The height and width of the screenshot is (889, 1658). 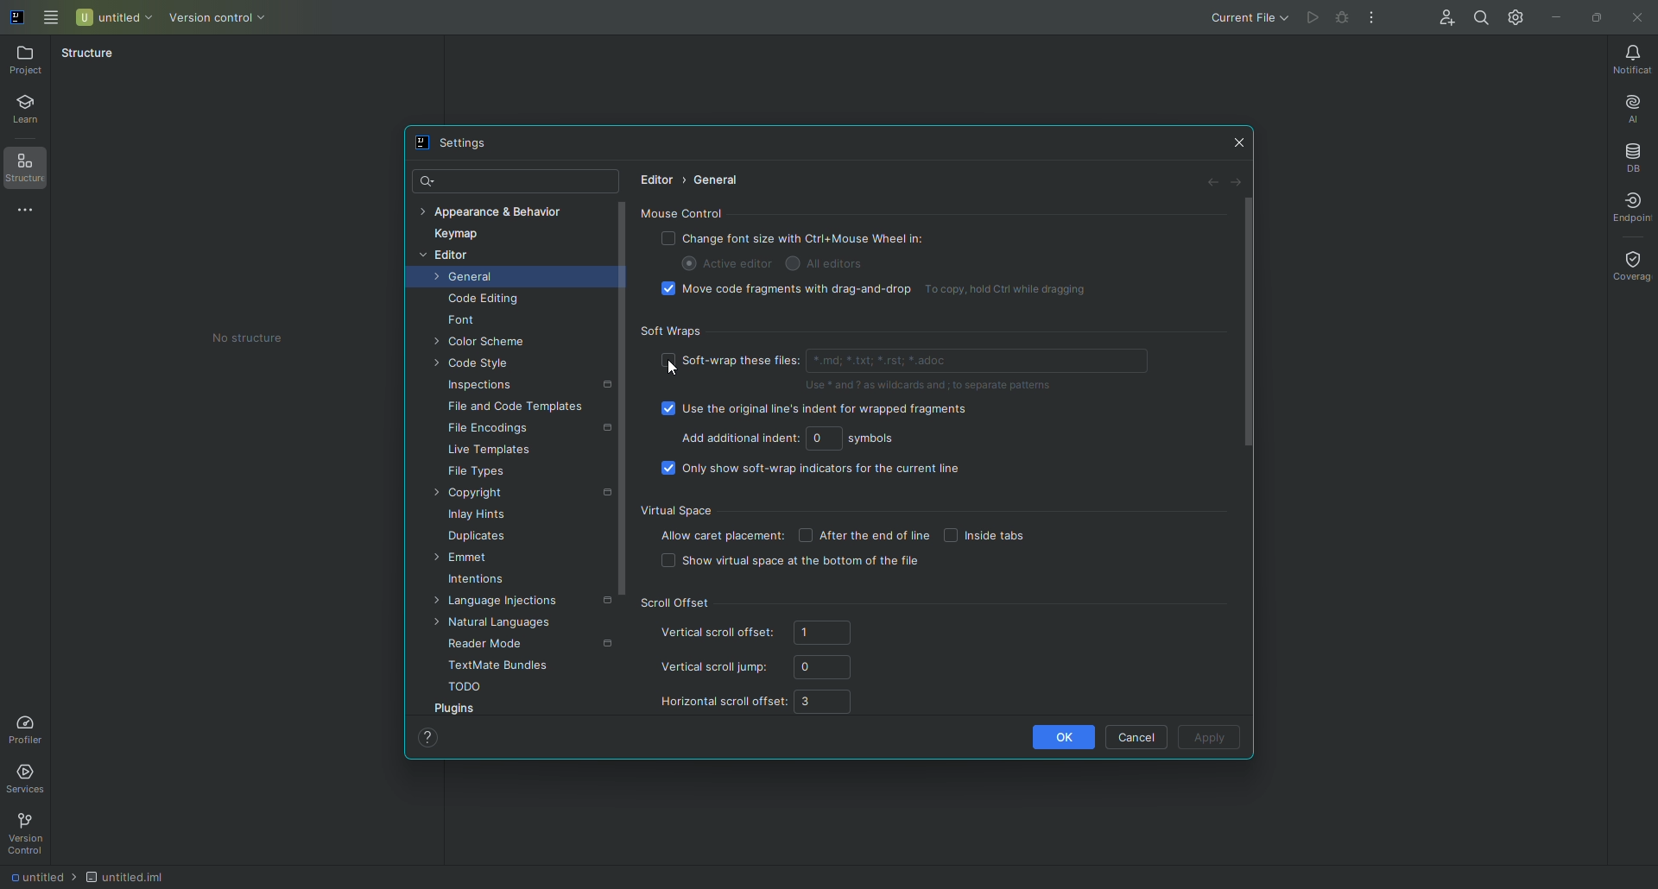 I want to click on Code Editing, so click(x=485, y=299).